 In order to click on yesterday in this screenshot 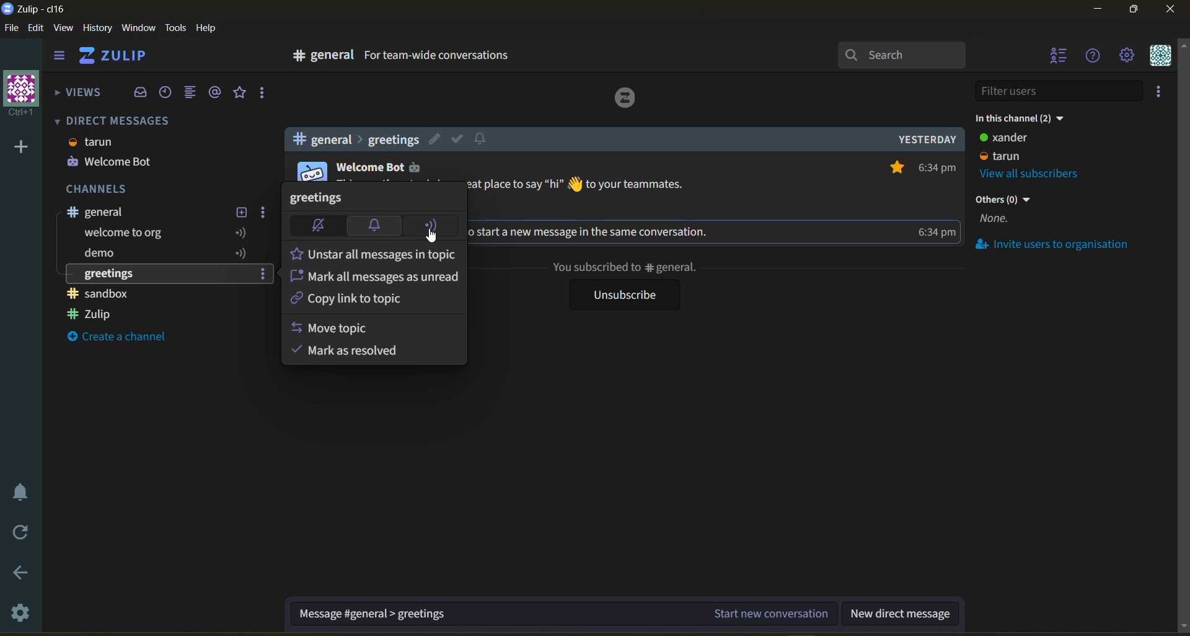, I will do `click(927, 139)`.